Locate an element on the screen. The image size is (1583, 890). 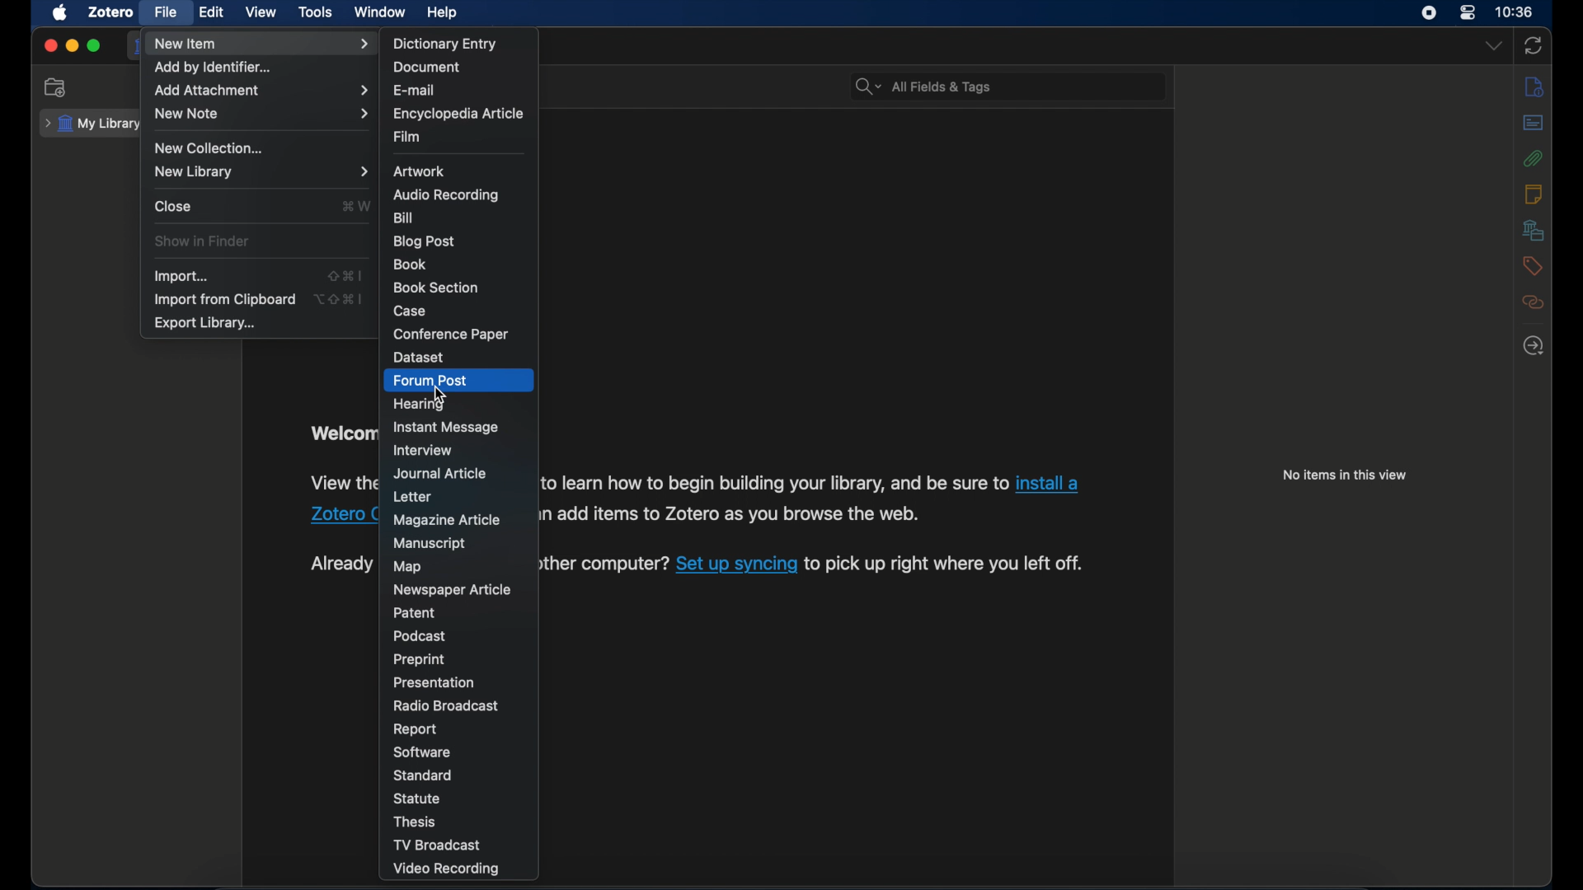
help is located at coordinates (445, 13).